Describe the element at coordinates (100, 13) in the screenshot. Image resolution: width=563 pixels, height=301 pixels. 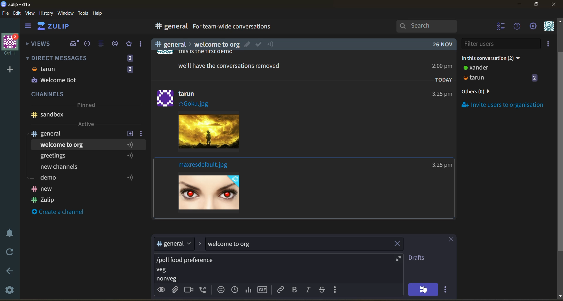
I see `help` at that location.